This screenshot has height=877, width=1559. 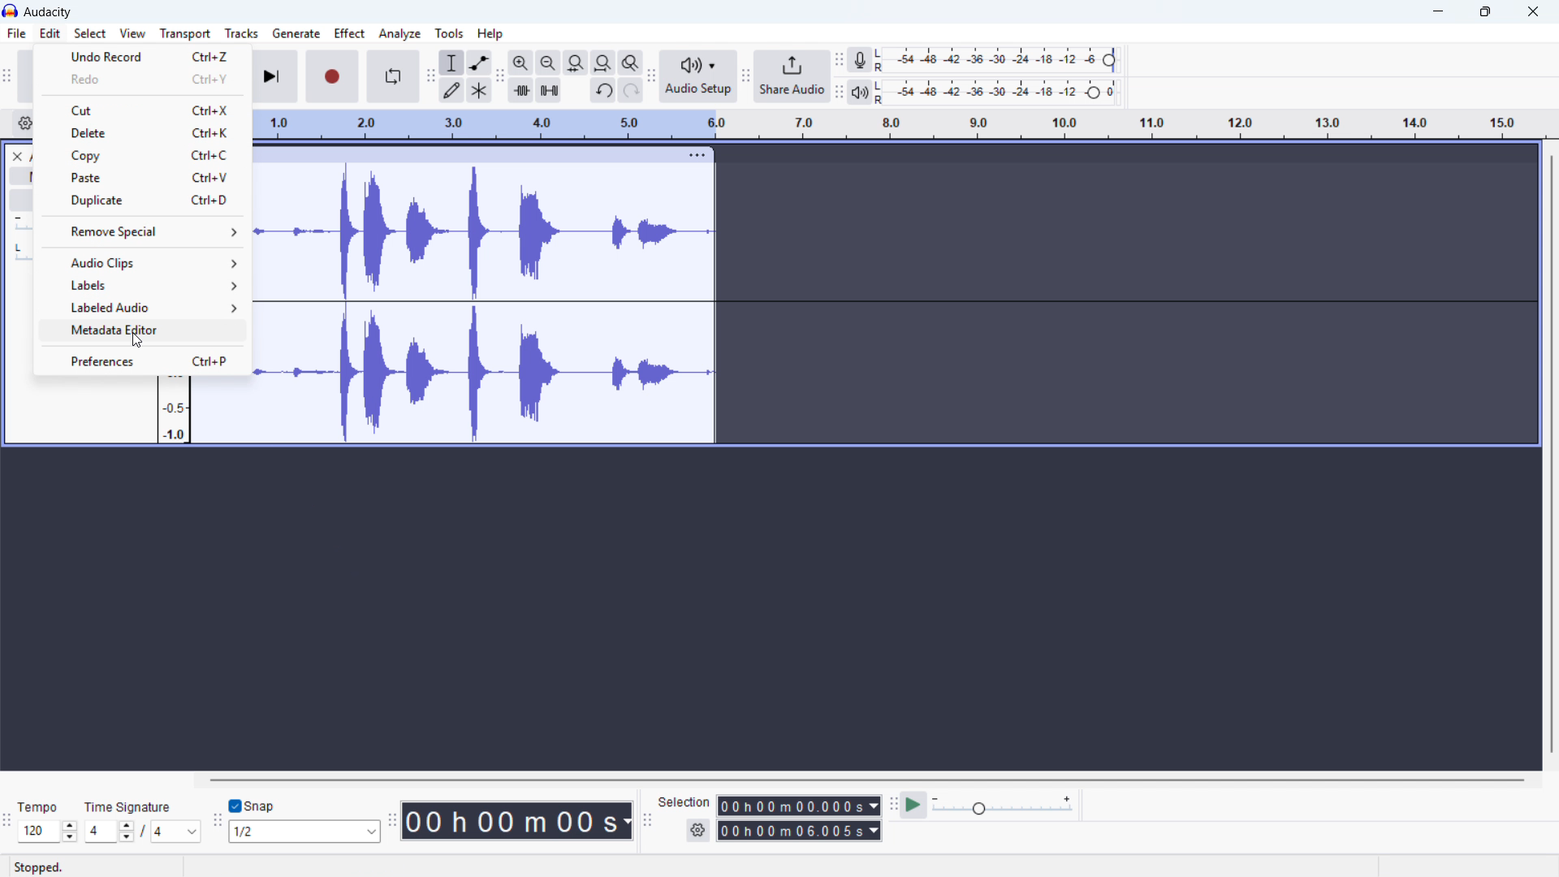 I want to click on selection settings, so click(x=698, y=831).